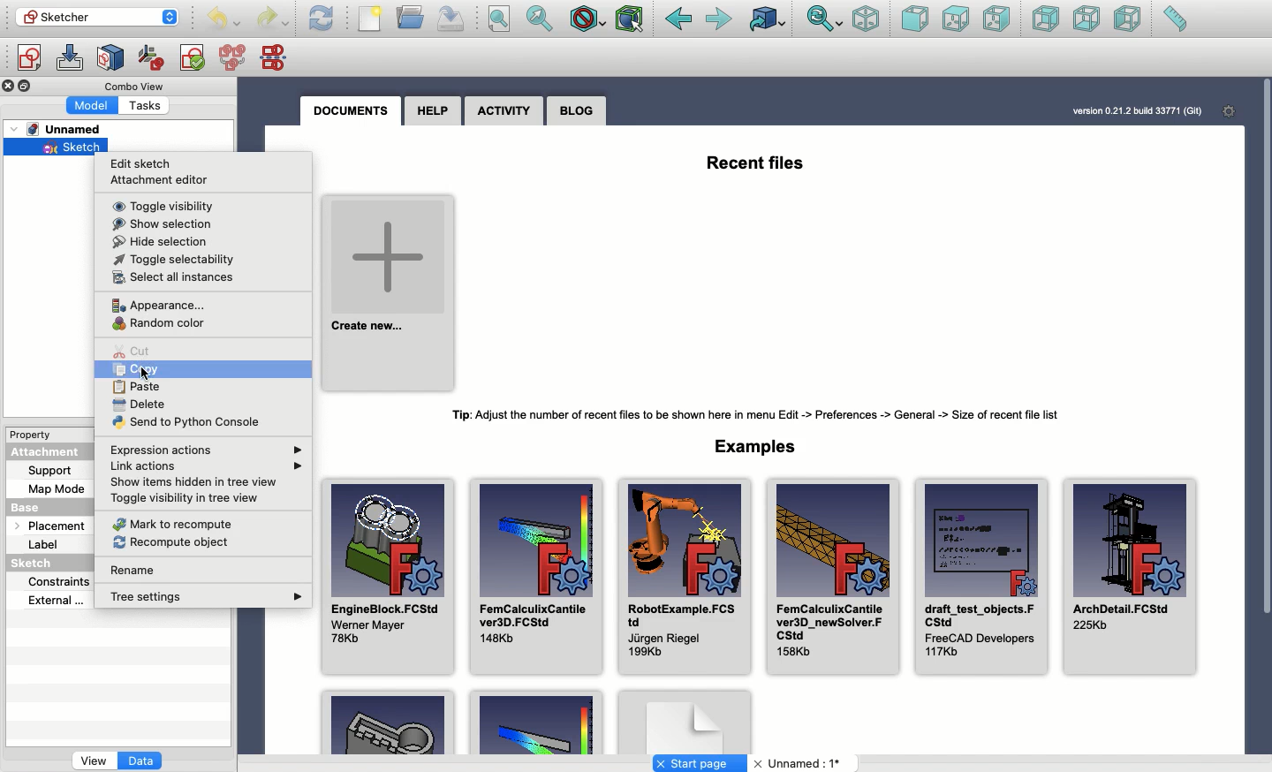  What do you see at coordinates (60, 148) in the screenshot?
I see `Sketch` at bounding box center [60, 148].